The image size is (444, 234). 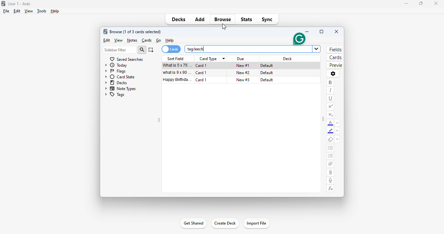 What do you see at coordinates (142, 50) in the screenshot?
I see `search` at bounding box center [142, 50].